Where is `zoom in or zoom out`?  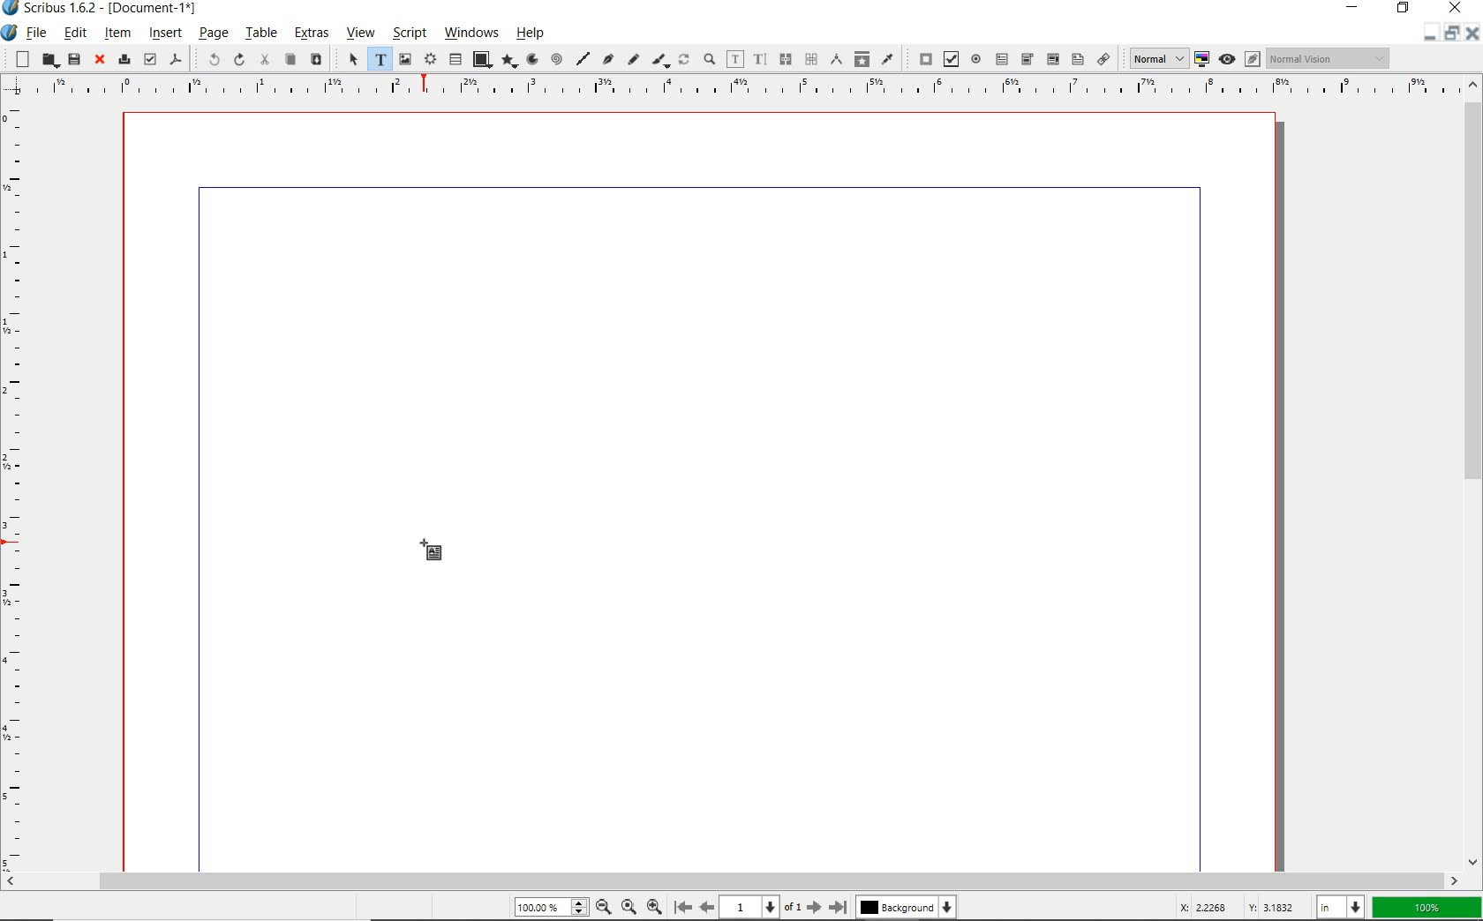 zoom in or zoom out is located at coordinates (709, 61).